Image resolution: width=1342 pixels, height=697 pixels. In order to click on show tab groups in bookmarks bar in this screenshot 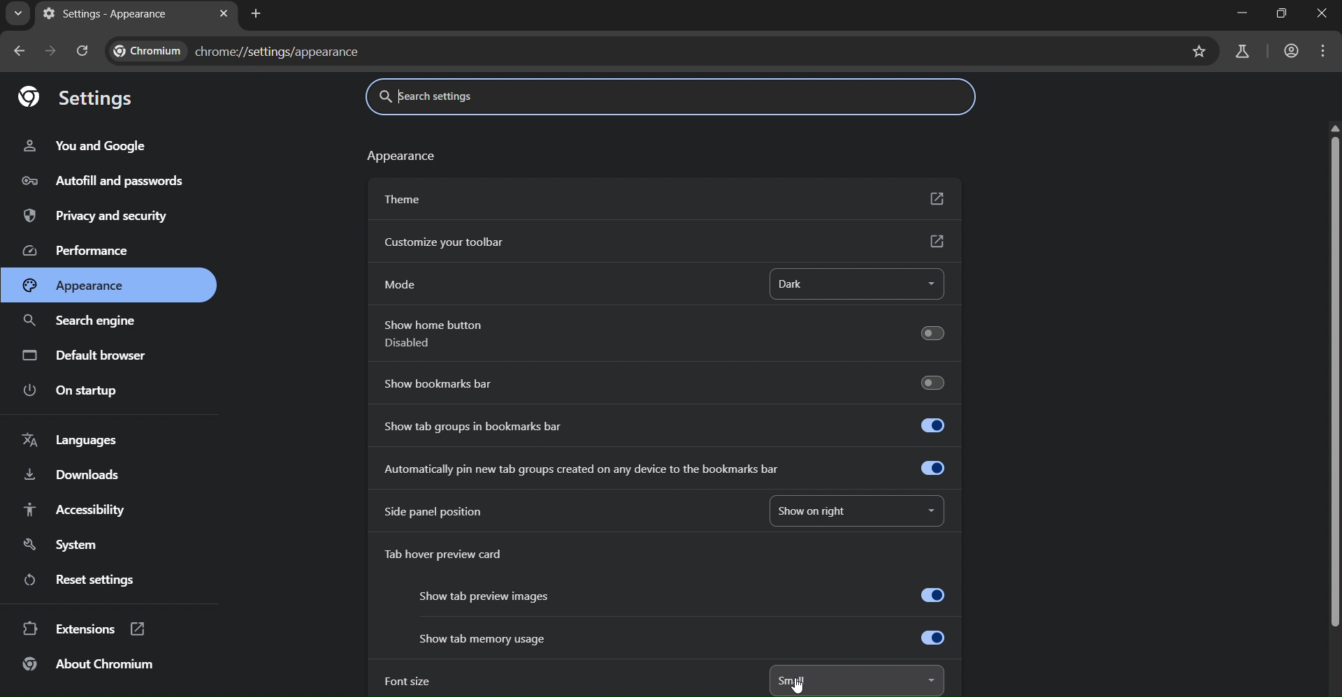, I will do `click(663, 423)`.